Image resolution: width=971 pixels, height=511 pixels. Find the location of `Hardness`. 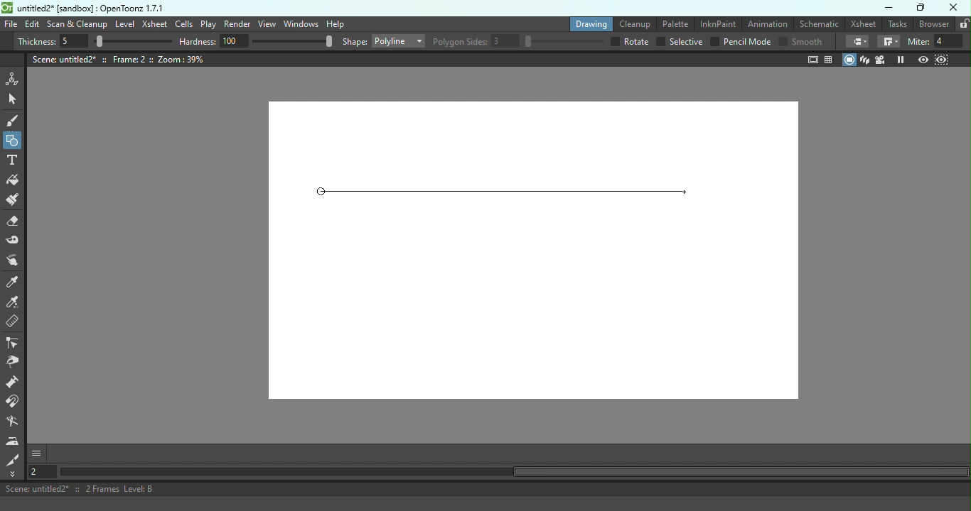

Hardness is located at coordinates (257, 42).